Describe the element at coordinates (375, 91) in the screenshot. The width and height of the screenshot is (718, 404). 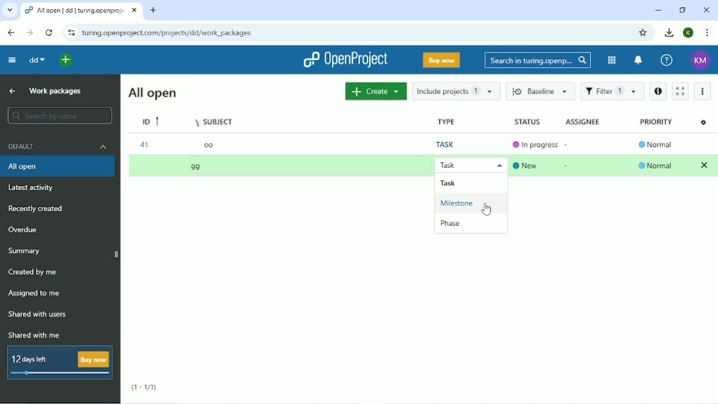
I see `Create` at that location.